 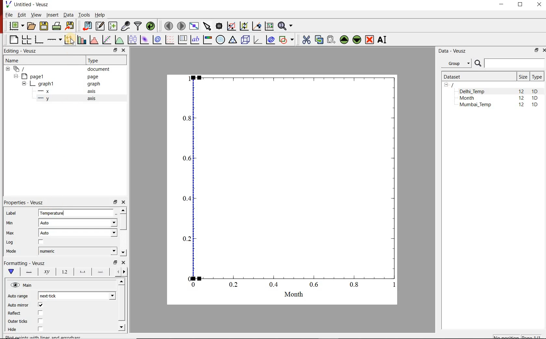 What do you see at coordinates (16, 26) in the screenshot?
I see `new document` at bounding box center [16, 26].